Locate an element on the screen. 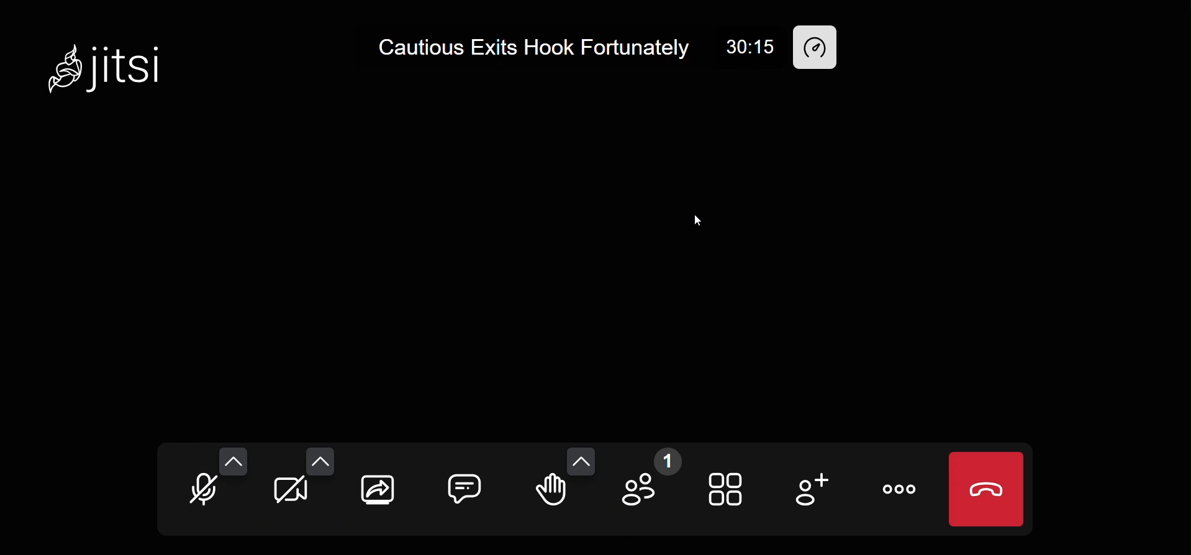  performance setting is located at coordinates (818, 49).